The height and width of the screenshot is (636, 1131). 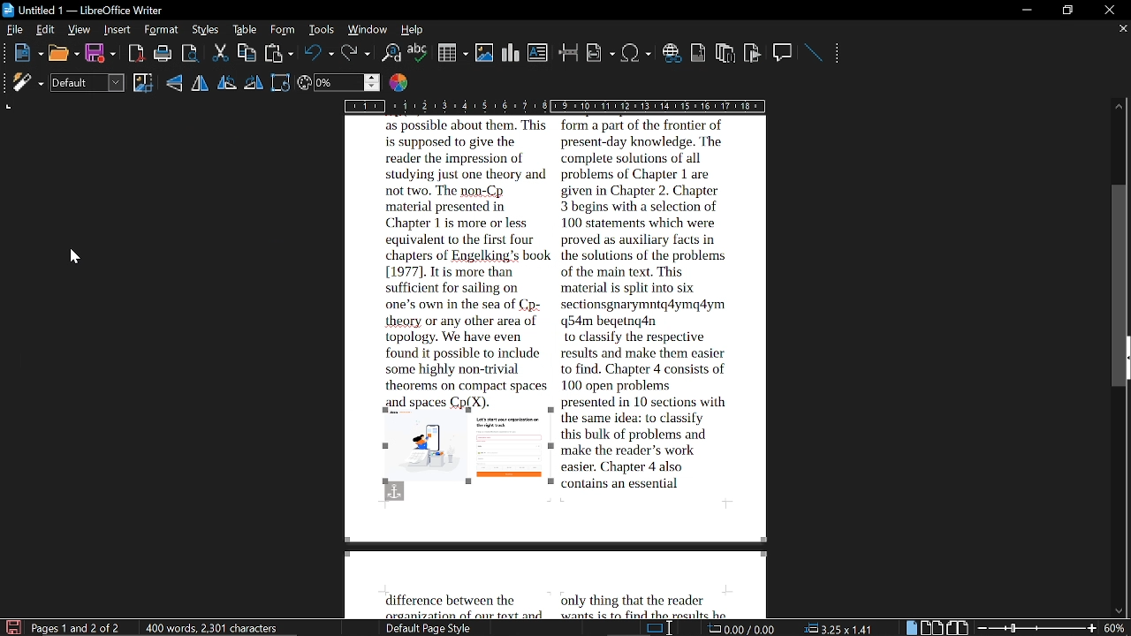 What do you see at coordinates (189, 54) in the screenshot?
I see `export` at bounding box center [189, 54].